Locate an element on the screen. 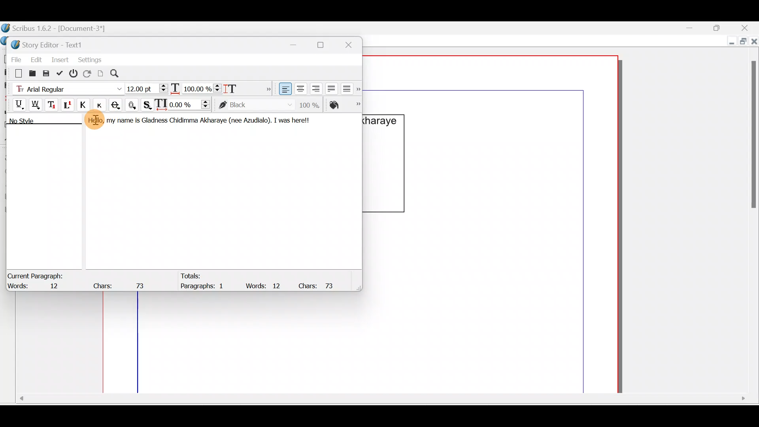 The image size is (759, 427). color of text stroke is located at coordinates (255, 105).